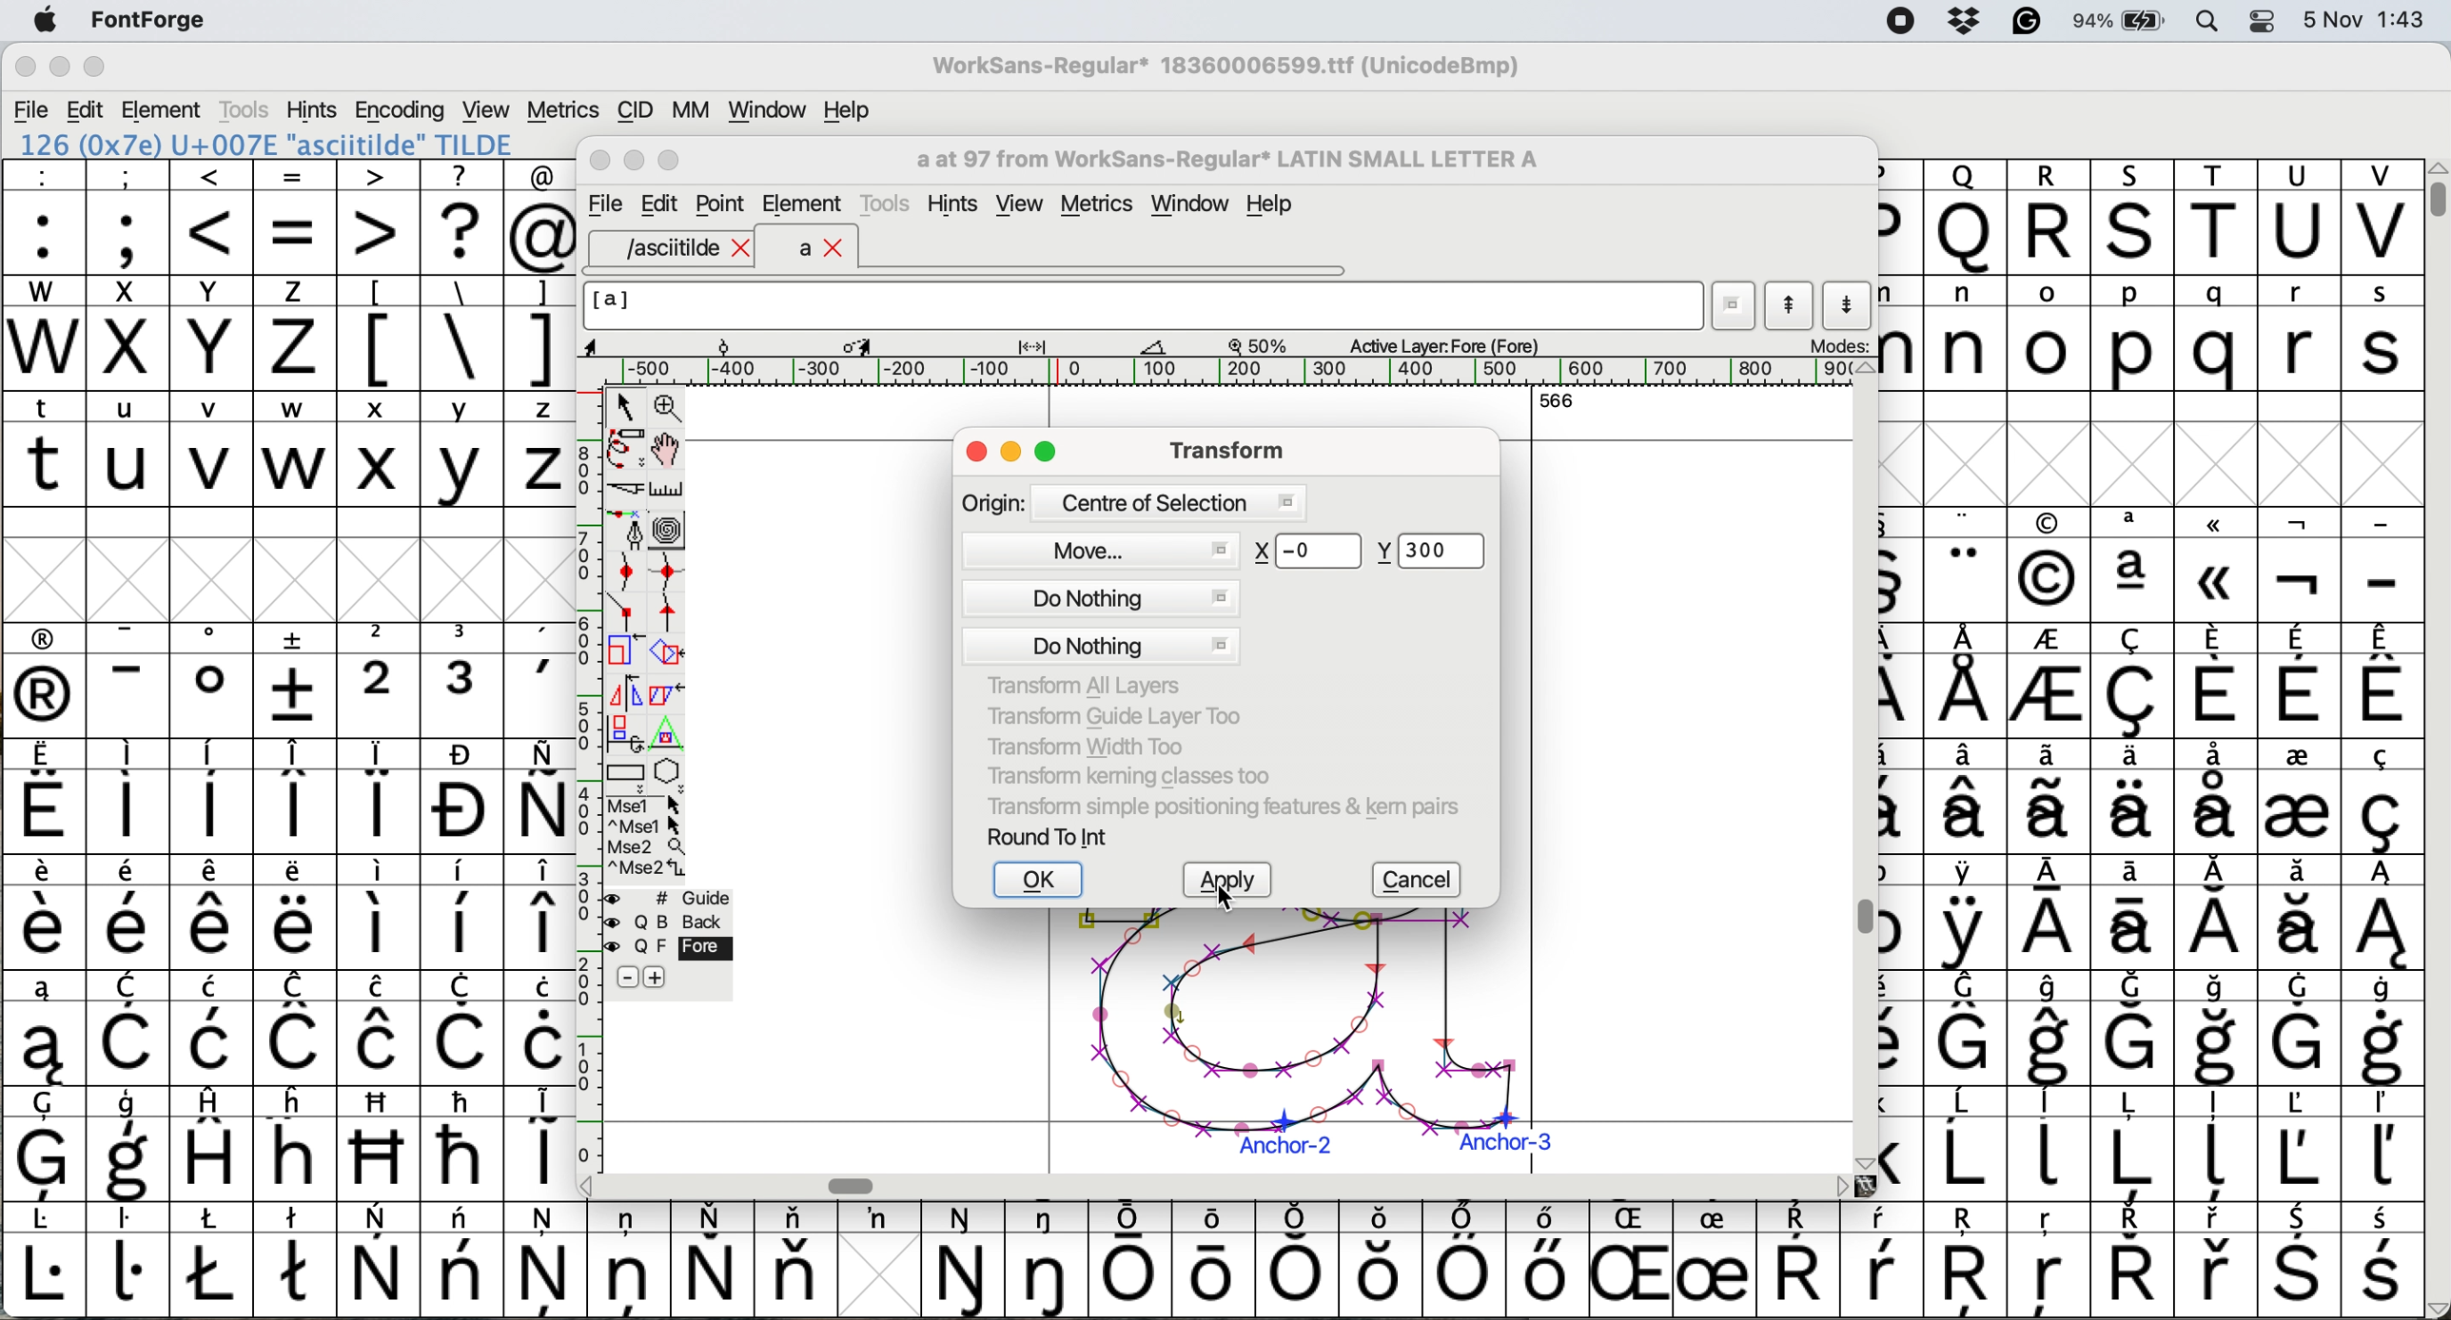 The width and height of the screenshot is (2451, 1320). What do you see at coordinates (627, 403) in the screenshot?
I see `select` at bounding box center [627, 403].